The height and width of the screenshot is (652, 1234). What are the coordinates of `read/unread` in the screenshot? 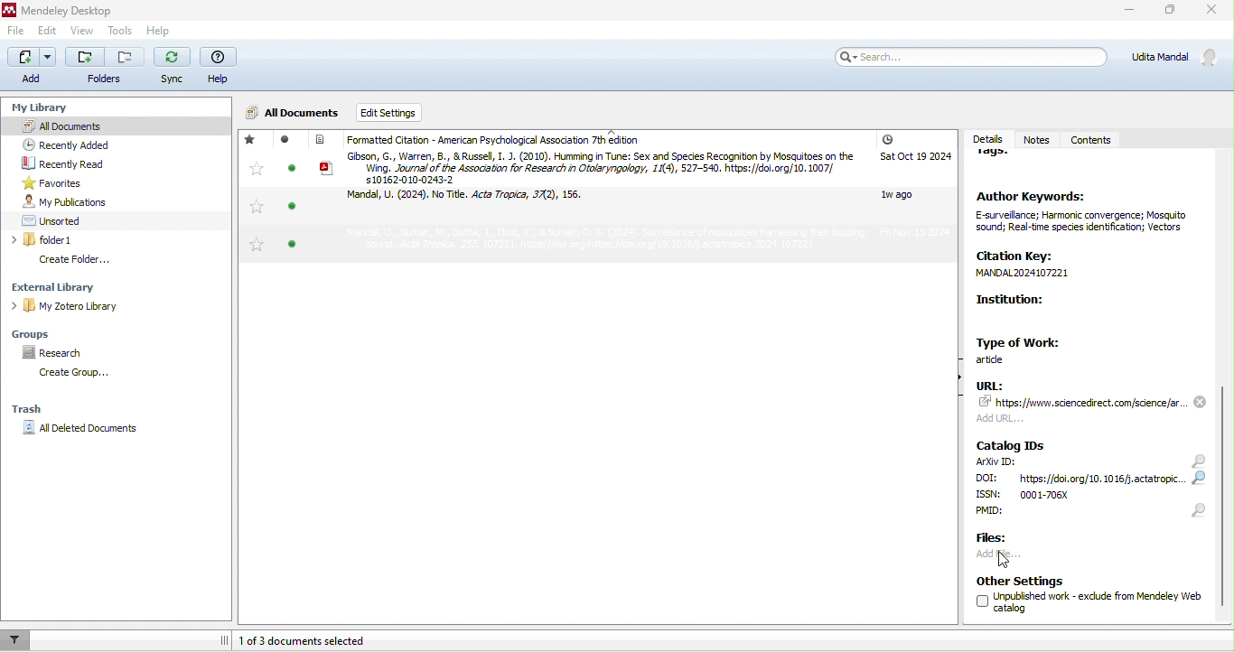 It's located at (288, 198).